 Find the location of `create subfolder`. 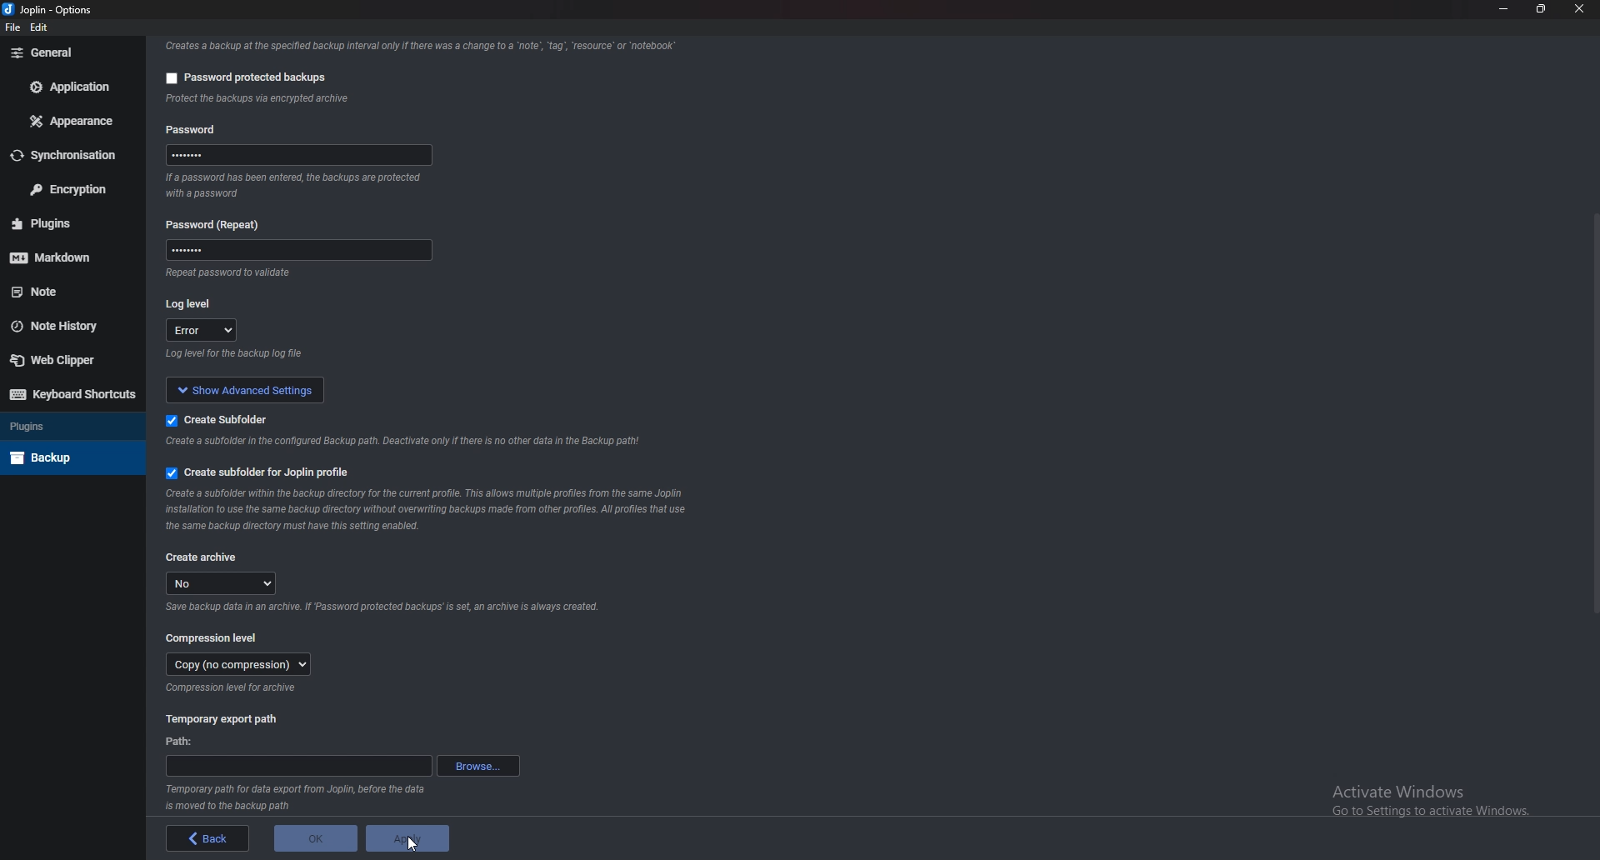

create subfolder is located at coordinates (220, 419).